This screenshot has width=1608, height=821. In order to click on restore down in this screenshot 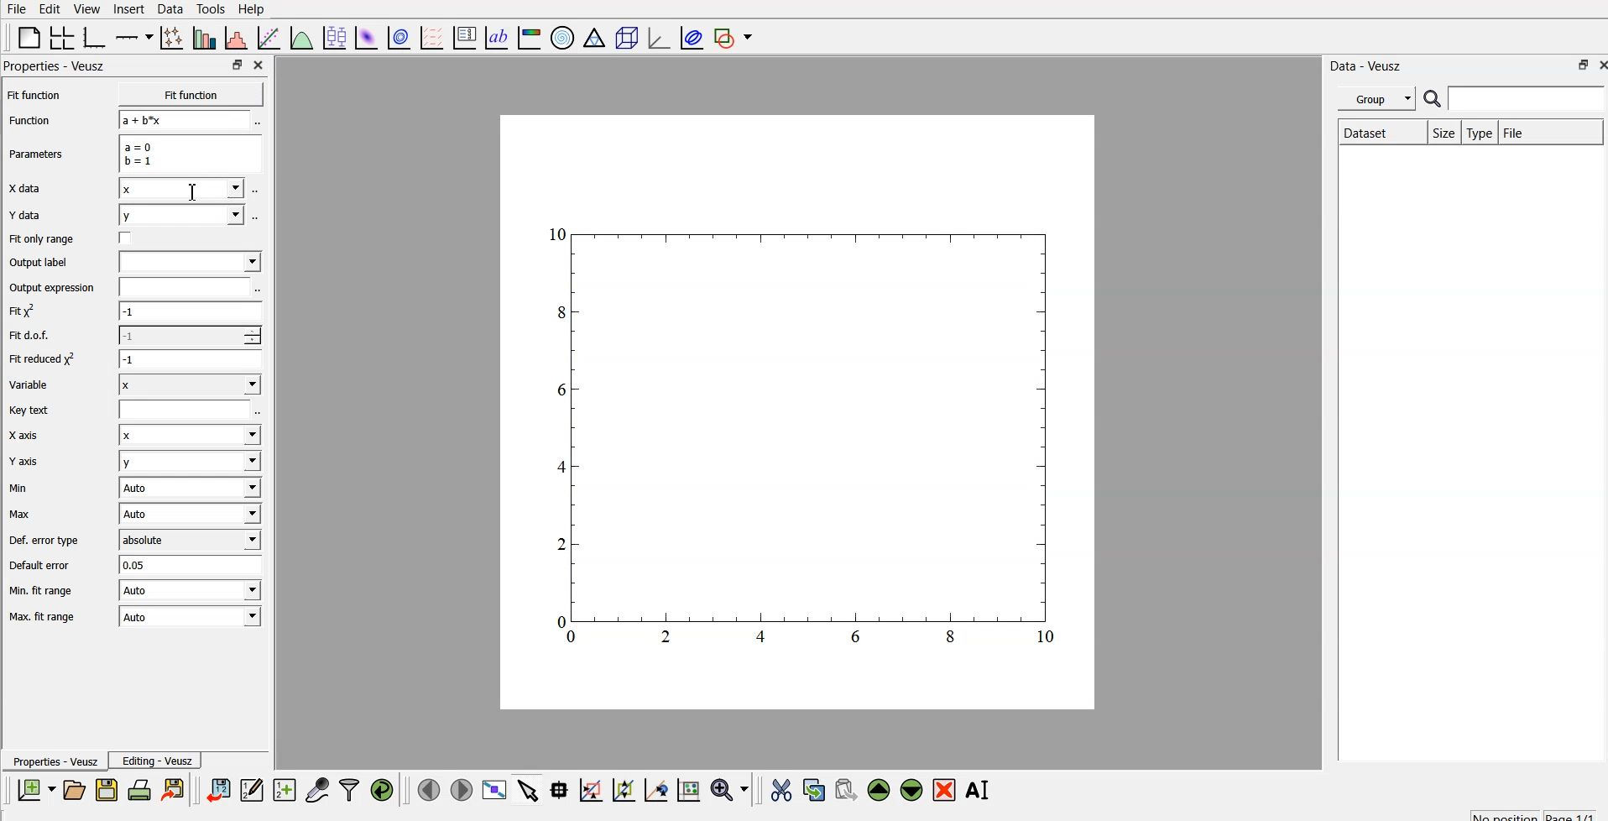, I will do `click(235, 65)`.